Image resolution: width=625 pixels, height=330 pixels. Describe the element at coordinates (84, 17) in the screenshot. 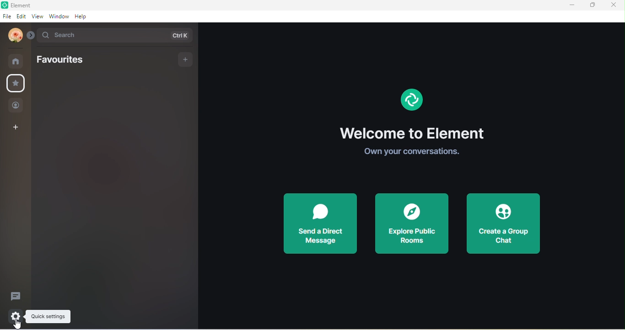

I see `help` at that location.